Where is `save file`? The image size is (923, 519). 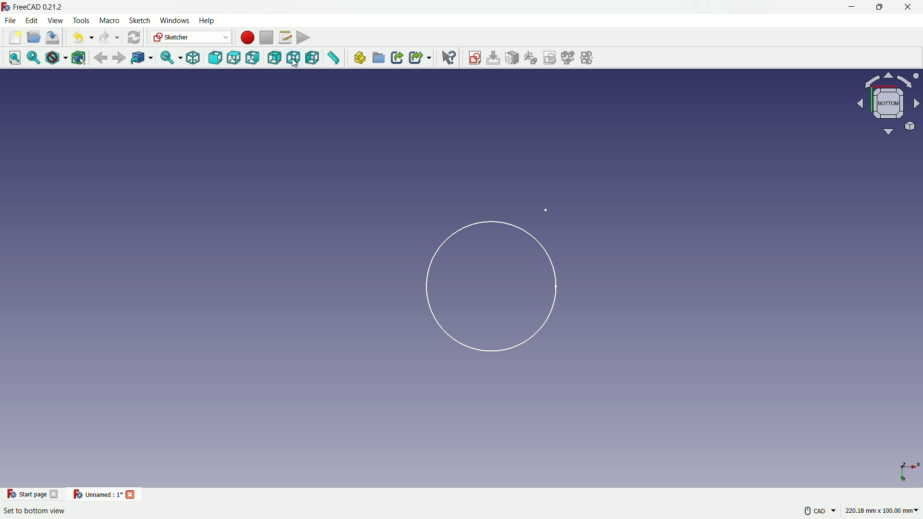
save file is located at coordinates (54, 37).